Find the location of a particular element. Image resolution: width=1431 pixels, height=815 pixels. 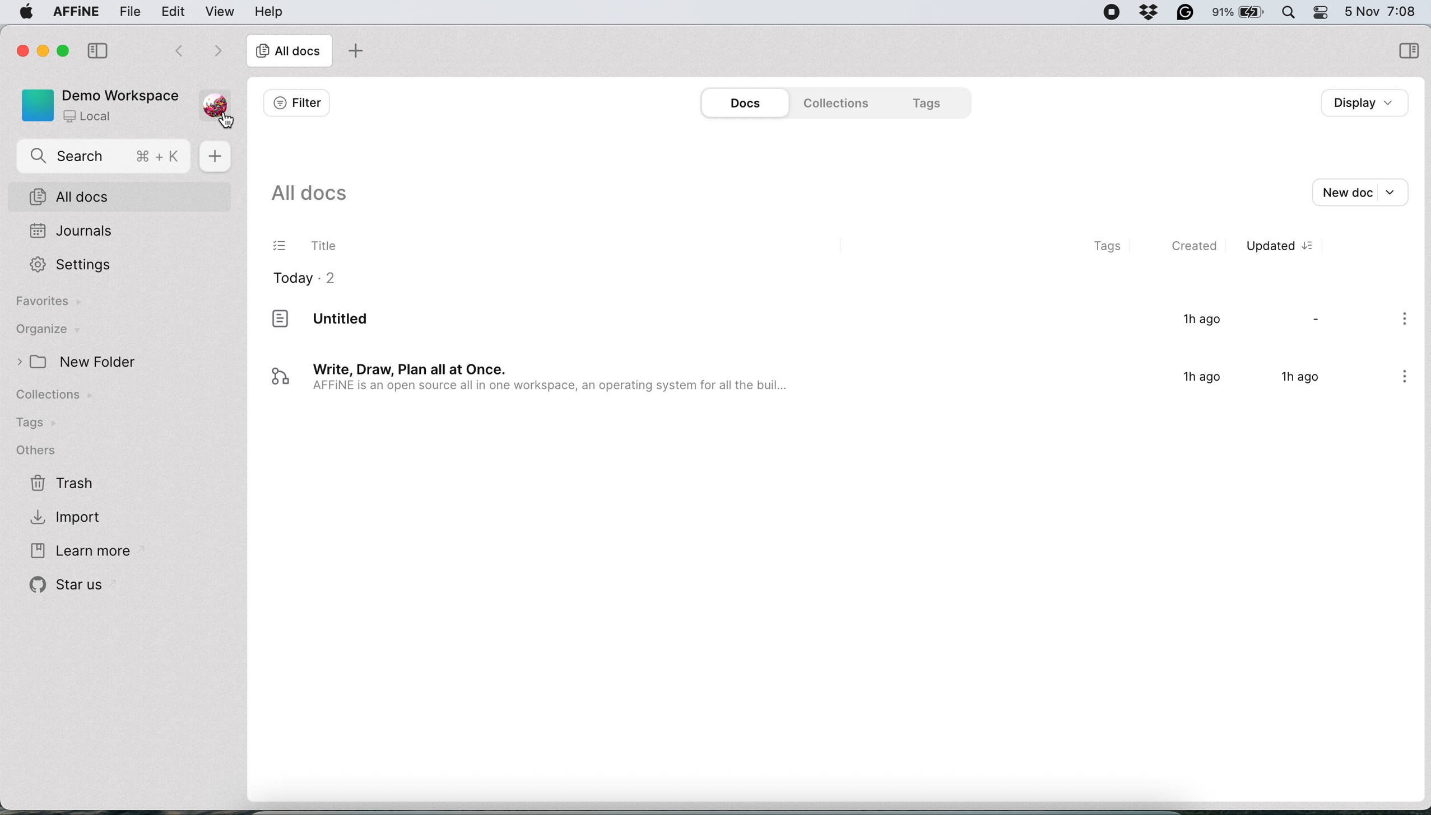

sidebar is located at coordinates (1407, 49).